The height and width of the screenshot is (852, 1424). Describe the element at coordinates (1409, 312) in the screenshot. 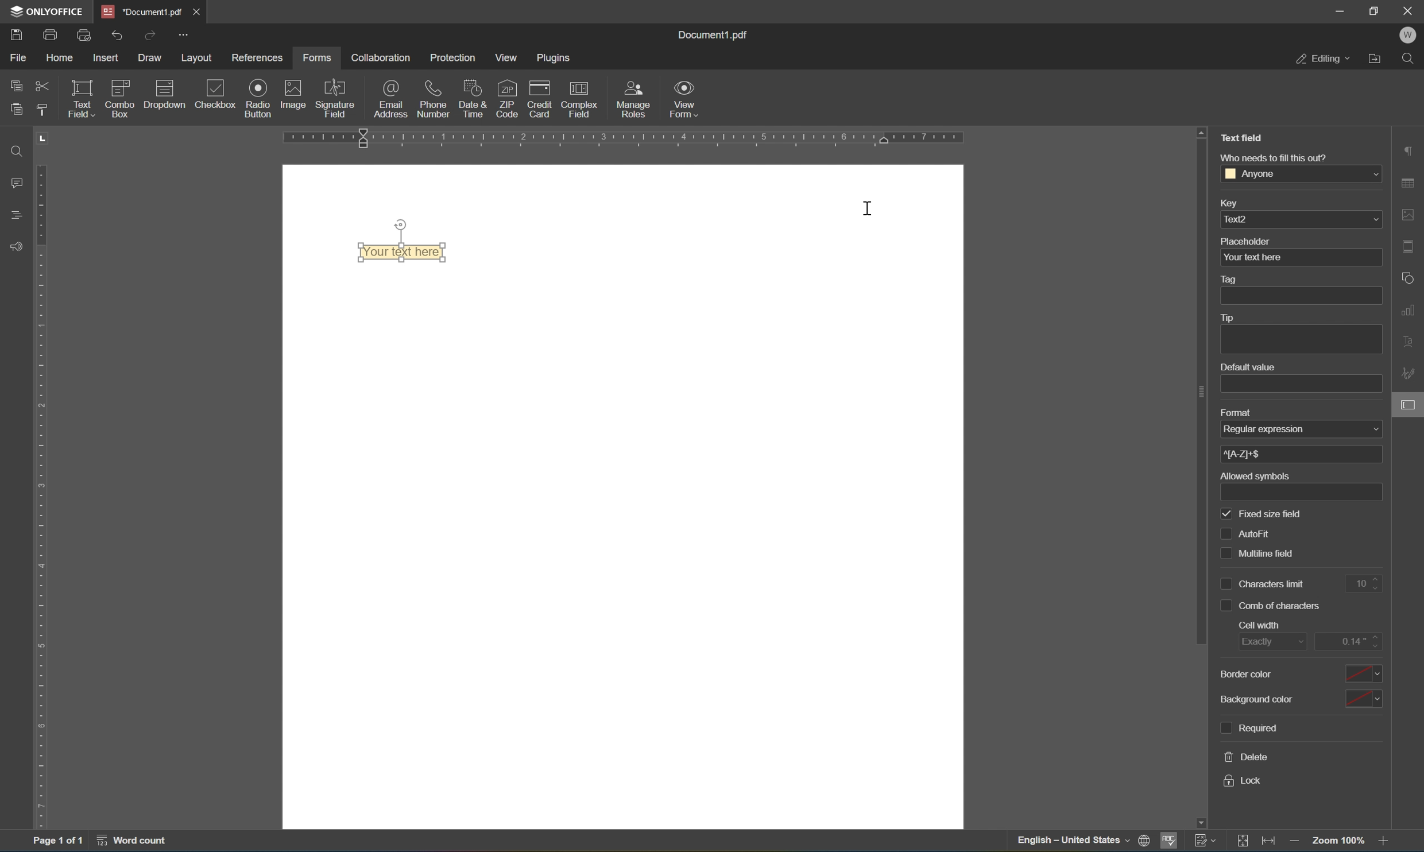

I see `chart settings` at that location.